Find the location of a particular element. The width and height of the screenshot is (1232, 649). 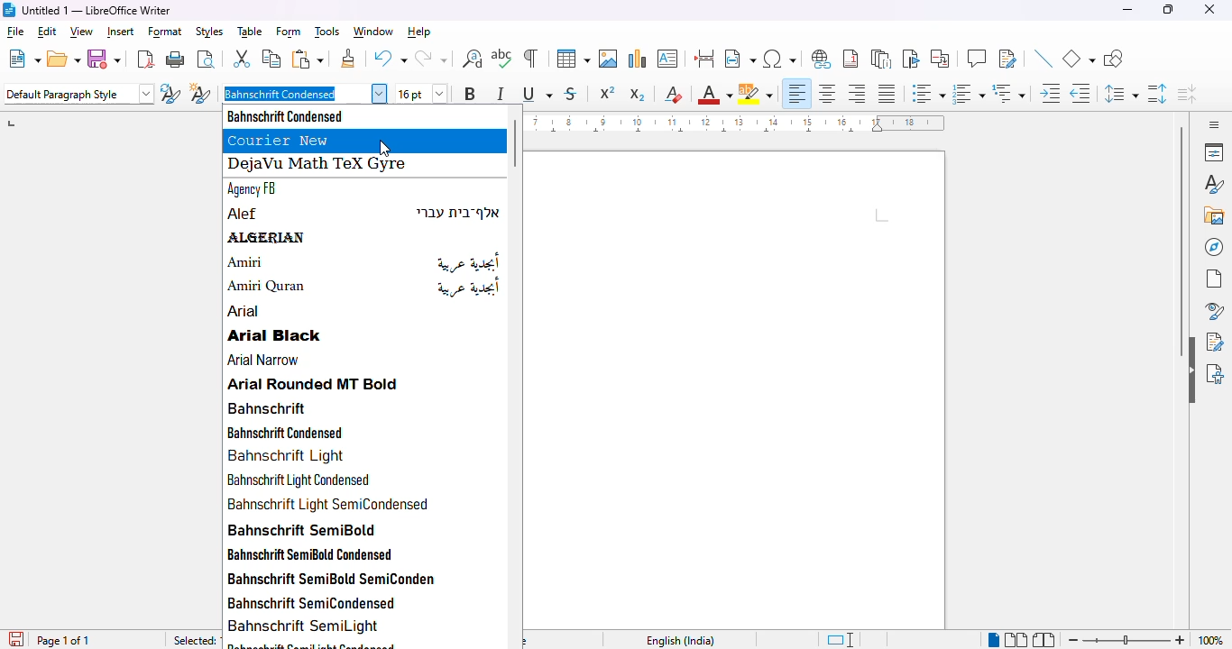

find and replace is located at coordinates (473, 59).